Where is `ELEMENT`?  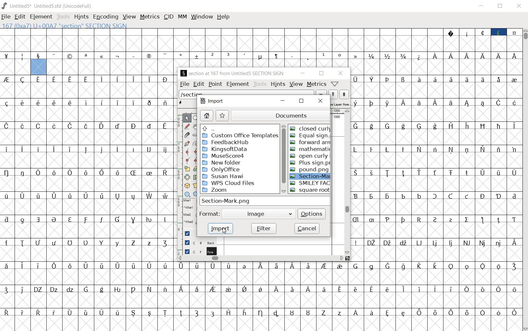 ELEMENT is located at coordinates (41, 17).